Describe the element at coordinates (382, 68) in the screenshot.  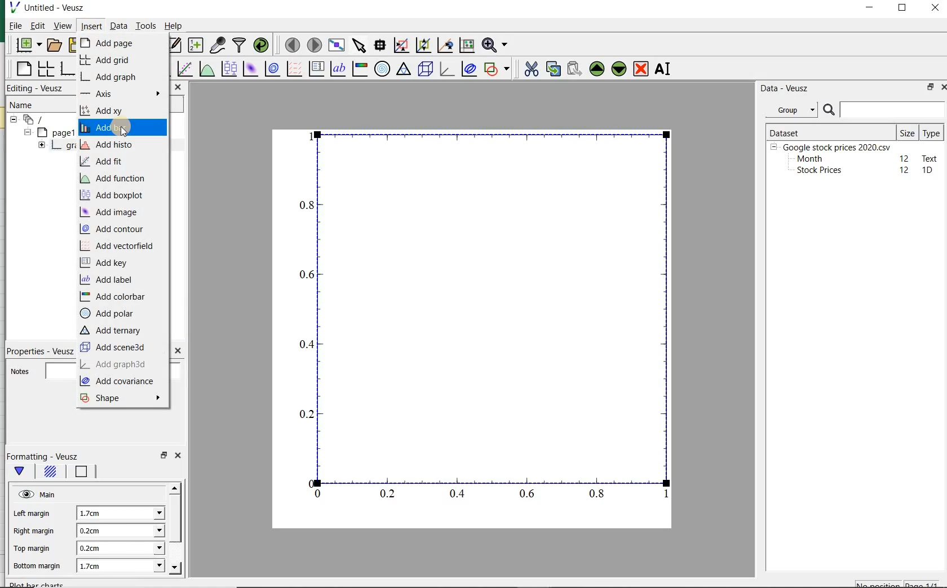
I see `polar graph` at that location.